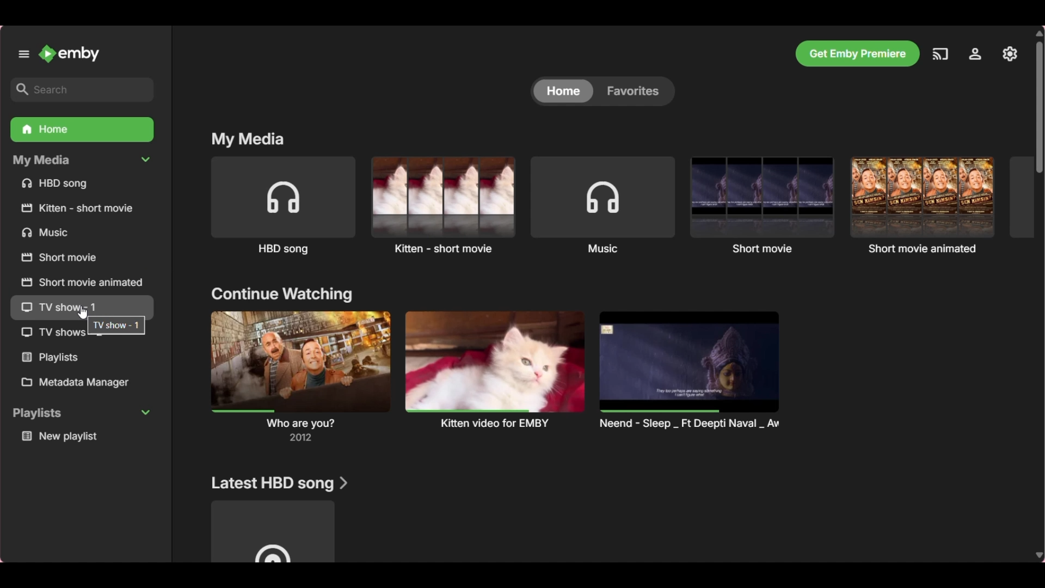  What do you see at coordinates (82, 436) in the screenshot?
I see `Media under Playlists` at bounding box center [82, 436].